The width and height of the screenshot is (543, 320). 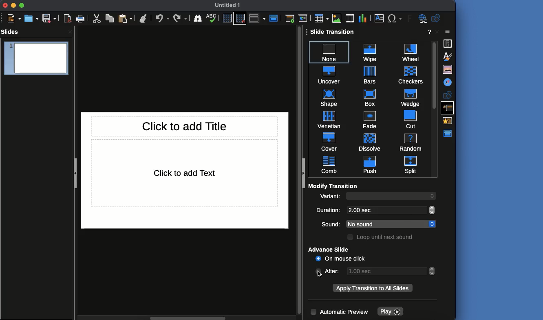 I want to click on input variant, so click(x=386, y=197).